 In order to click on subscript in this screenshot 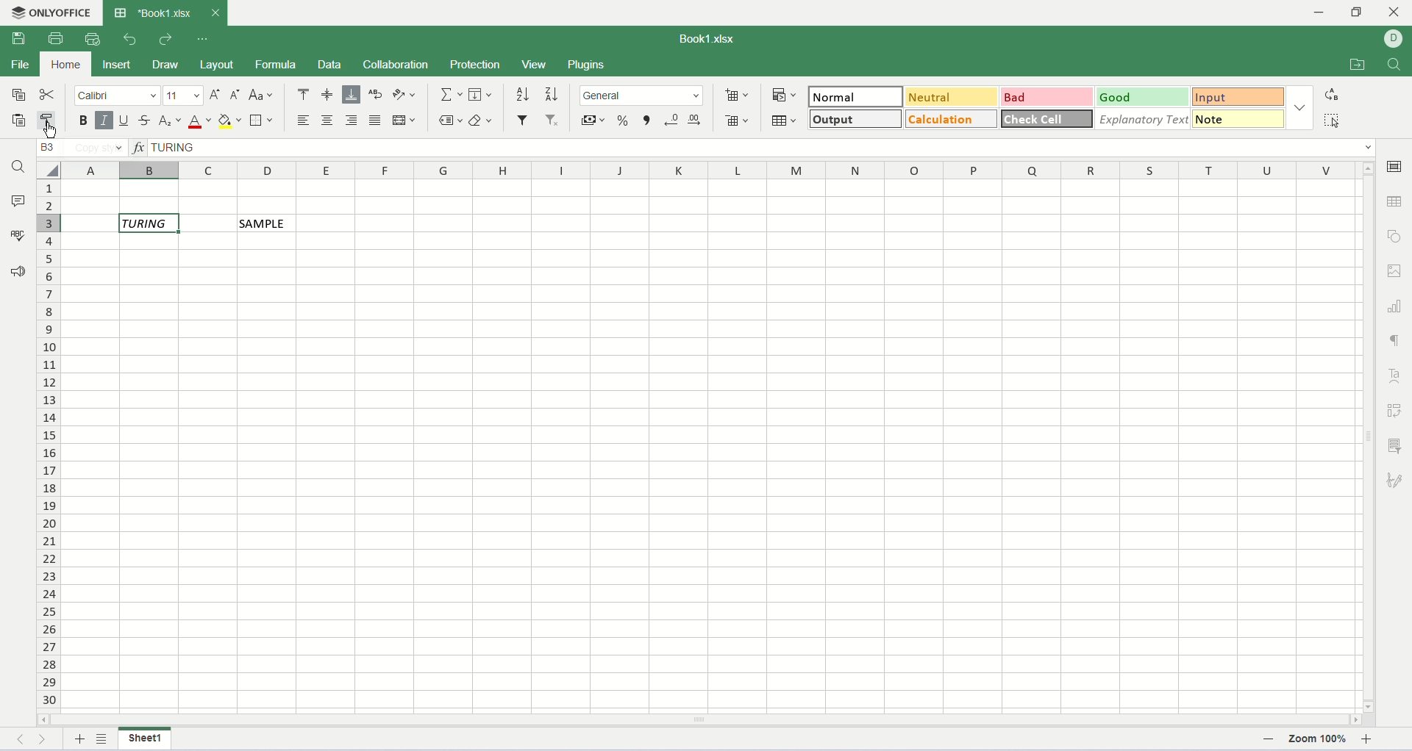, I will do `click(171, 121)`.